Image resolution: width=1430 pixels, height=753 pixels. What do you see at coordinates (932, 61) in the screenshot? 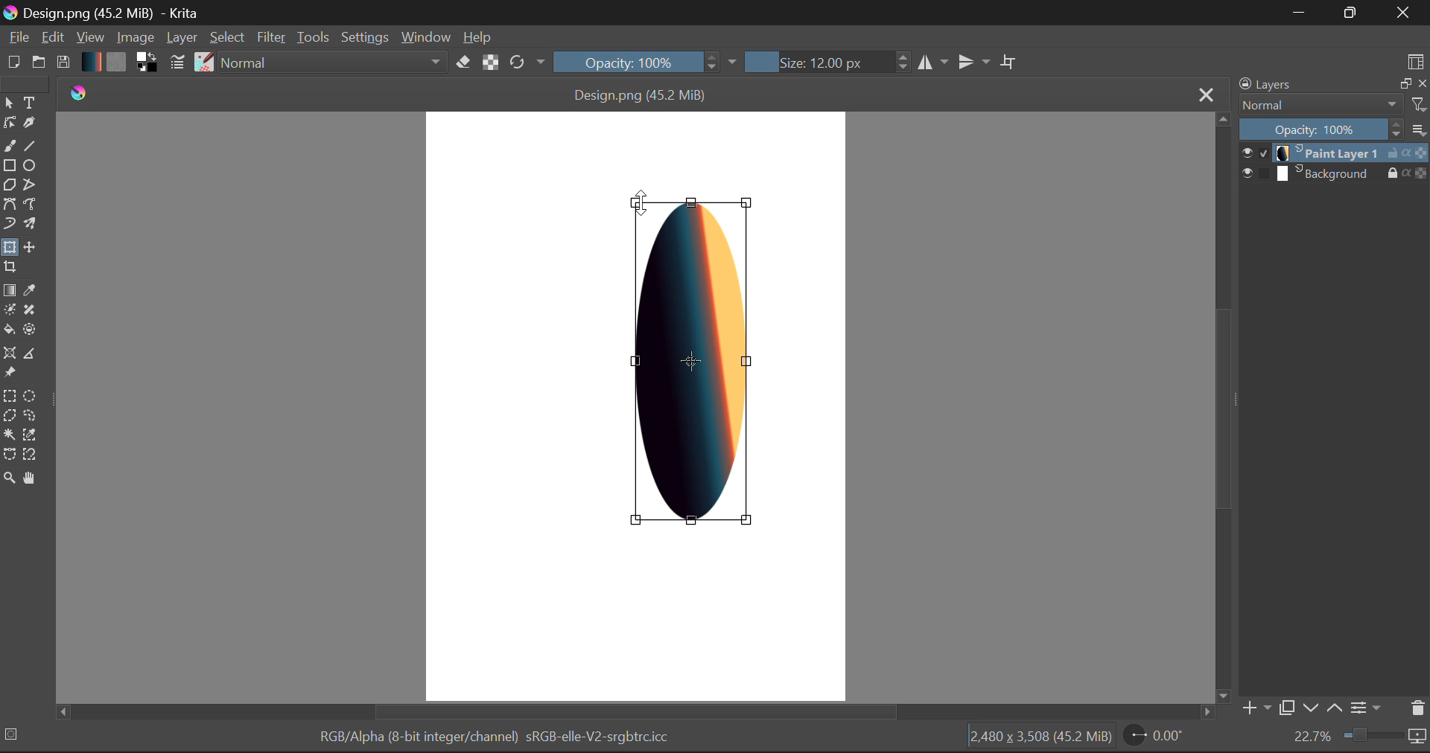
I see `Vertical Mirror Flip` at bounding box center [932, 61].